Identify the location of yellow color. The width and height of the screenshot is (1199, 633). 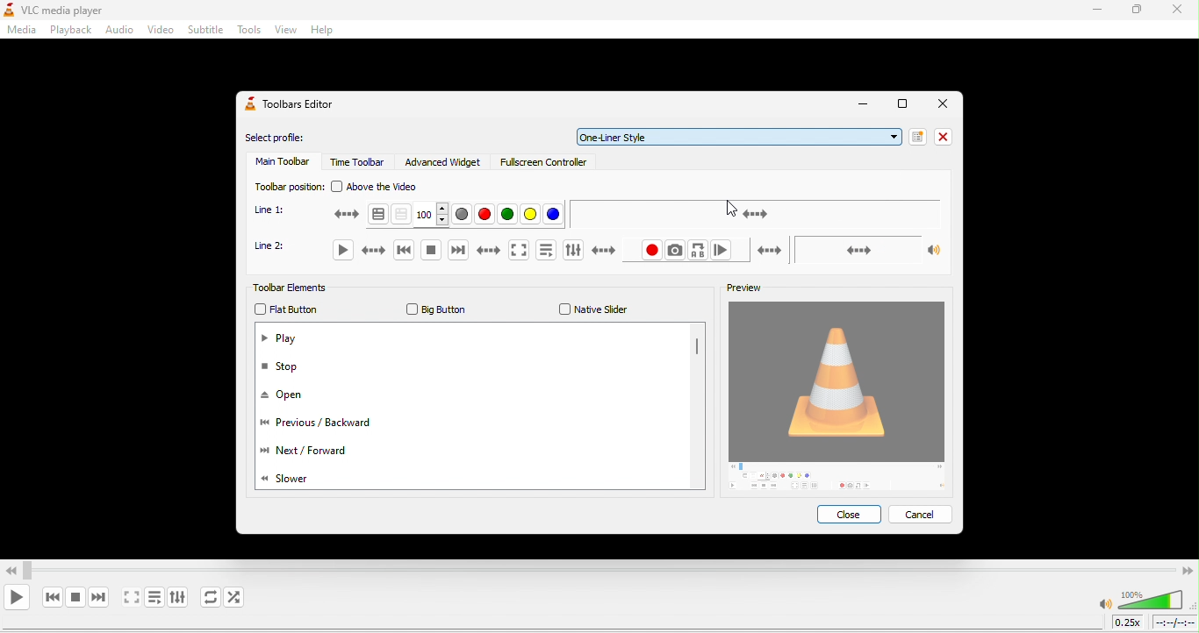
(529, 215).